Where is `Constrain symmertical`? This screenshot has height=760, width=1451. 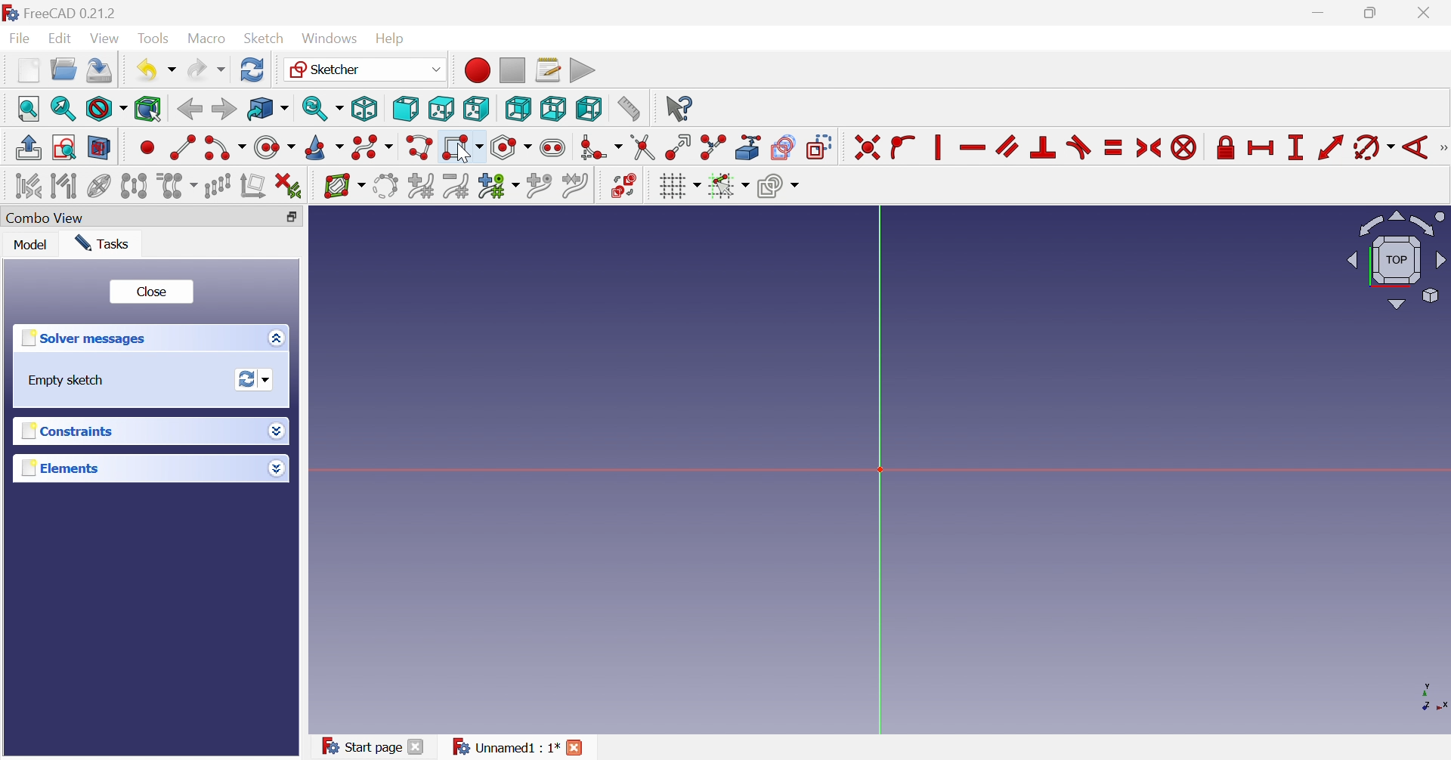
Constrain symmertical is located at coordinates (1149, 148).